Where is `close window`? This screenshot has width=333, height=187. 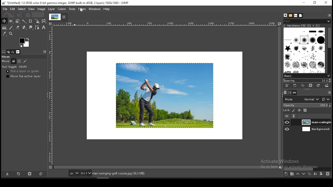
close window is located at coordinates (326, 3).